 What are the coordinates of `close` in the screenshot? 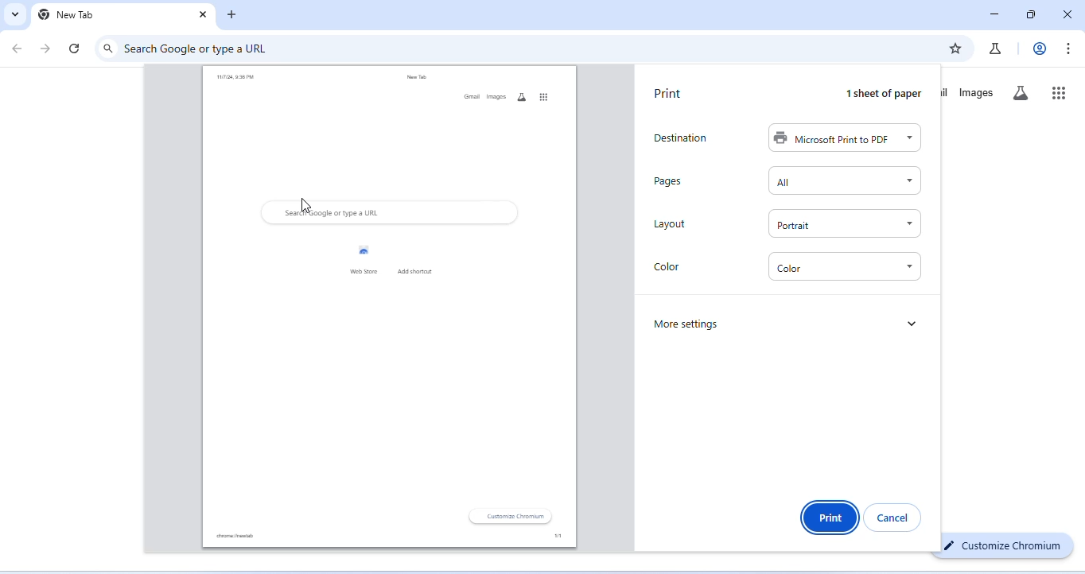 It's located at (200, 14).